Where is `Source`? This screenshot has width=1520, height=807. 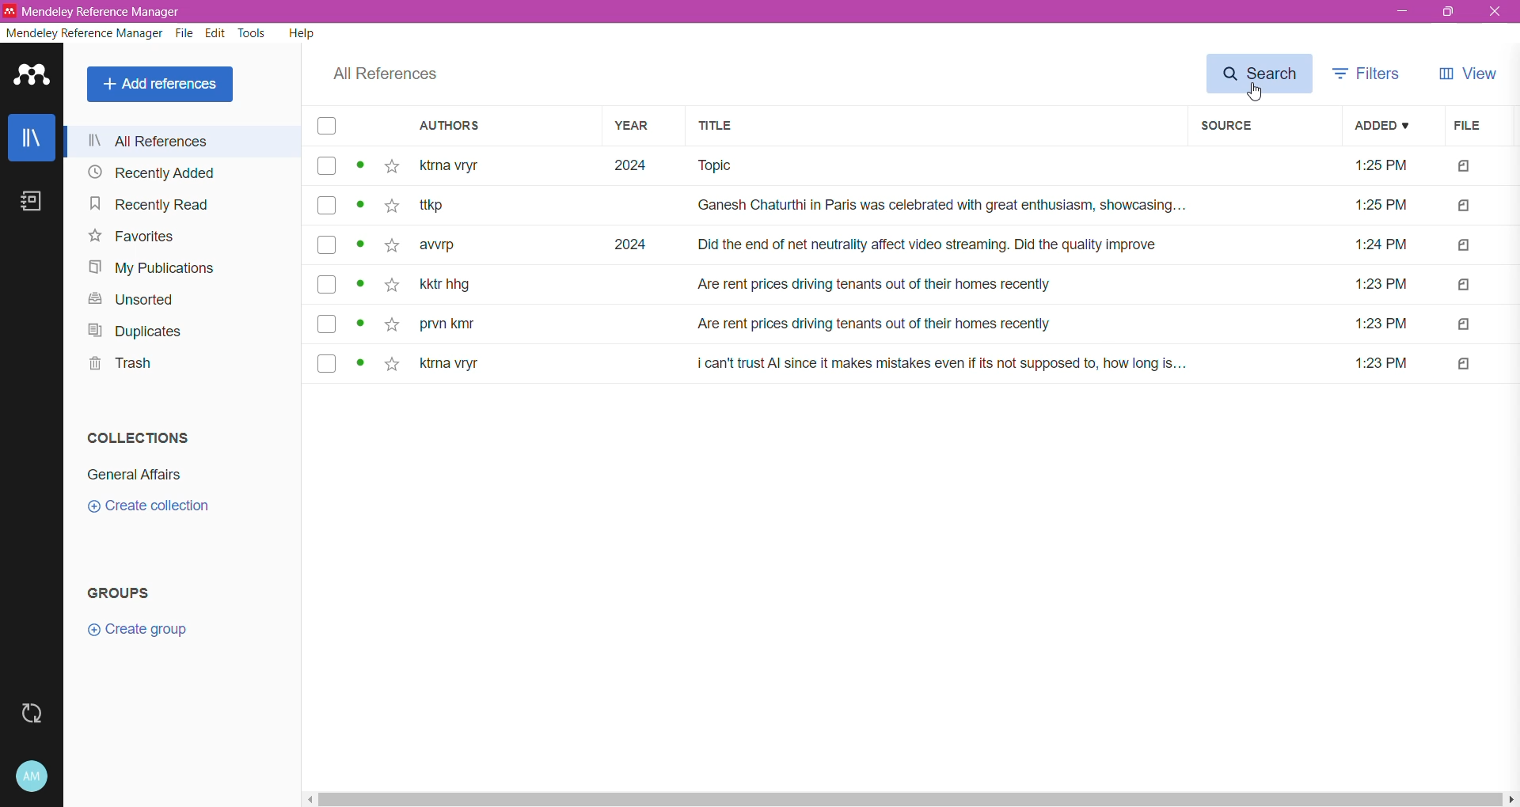
Source is located at coordinates (1261, 127).